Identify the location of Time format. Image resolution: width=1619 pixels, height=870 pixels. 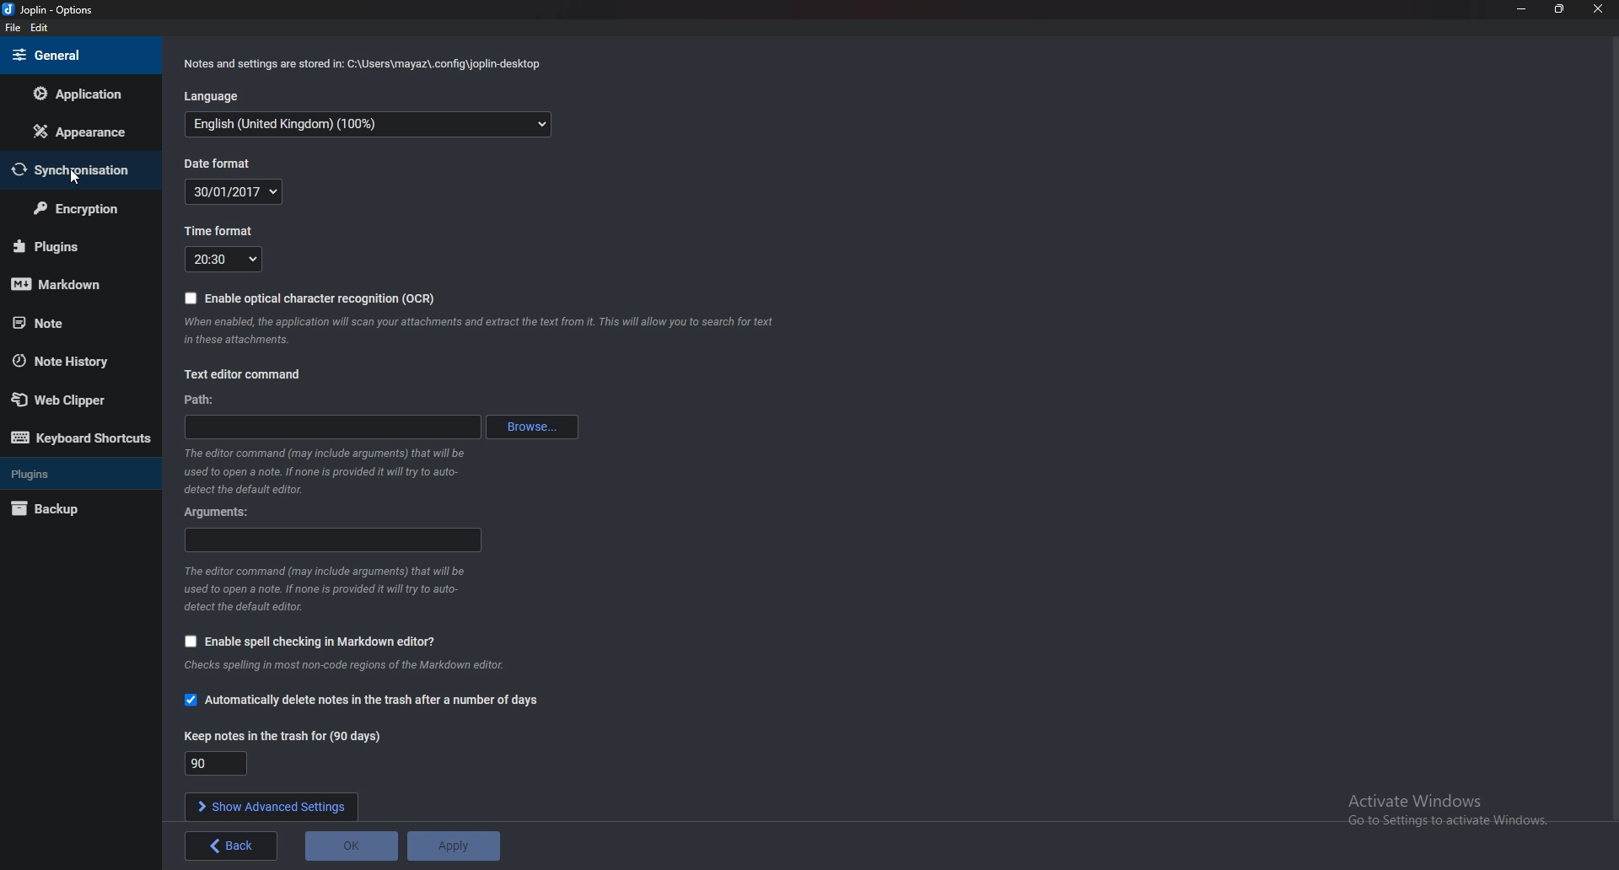
(219, 231).